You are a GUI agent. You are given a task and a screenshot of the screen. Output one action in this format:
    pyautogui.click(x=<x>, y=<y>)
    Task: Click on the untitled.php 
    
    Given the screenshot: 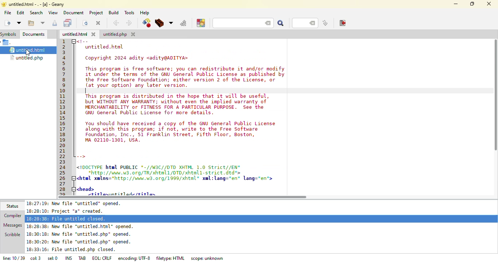 What is the action you would take?
    pyautogui.click(x=119, y=34)
    